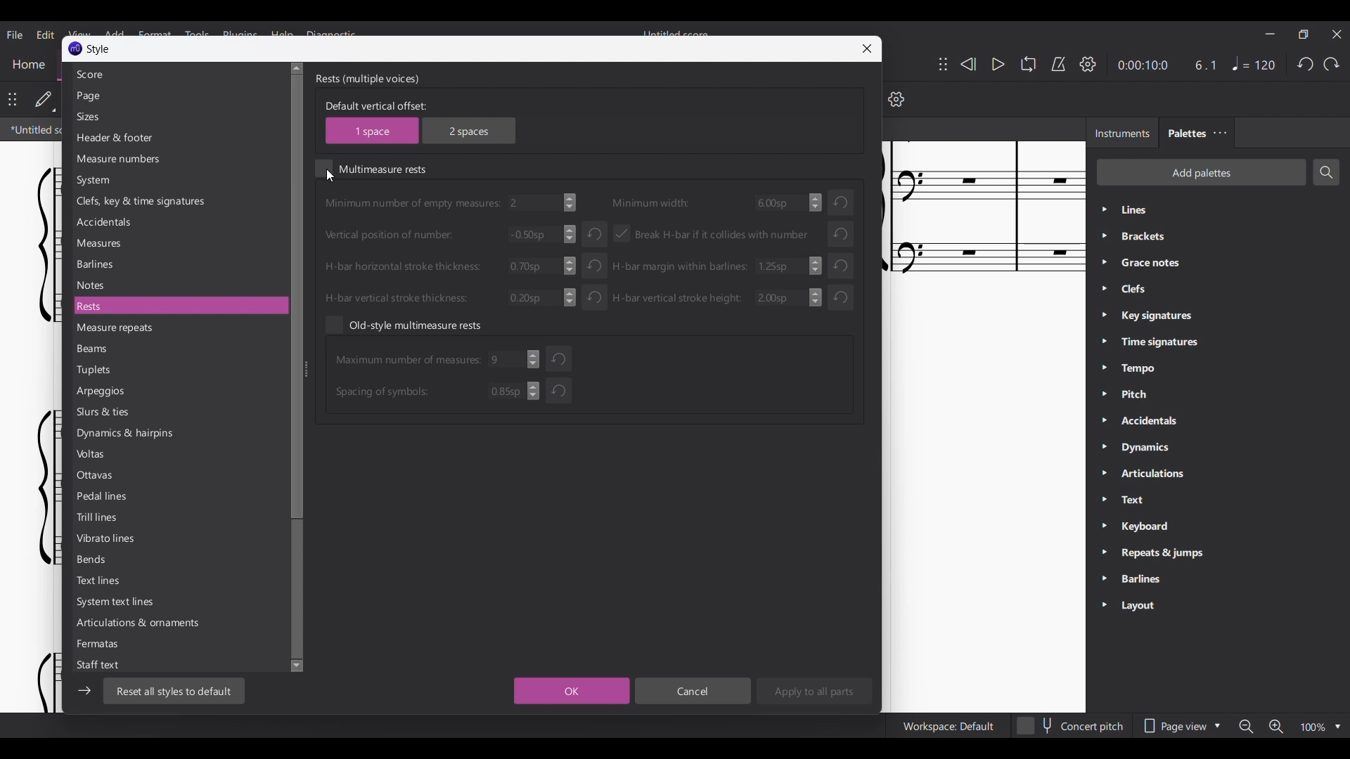  Describe the element at coordinates (442, 266) in the screenshot. I see `Input H-bar horizontal stroke thickness` at that location.